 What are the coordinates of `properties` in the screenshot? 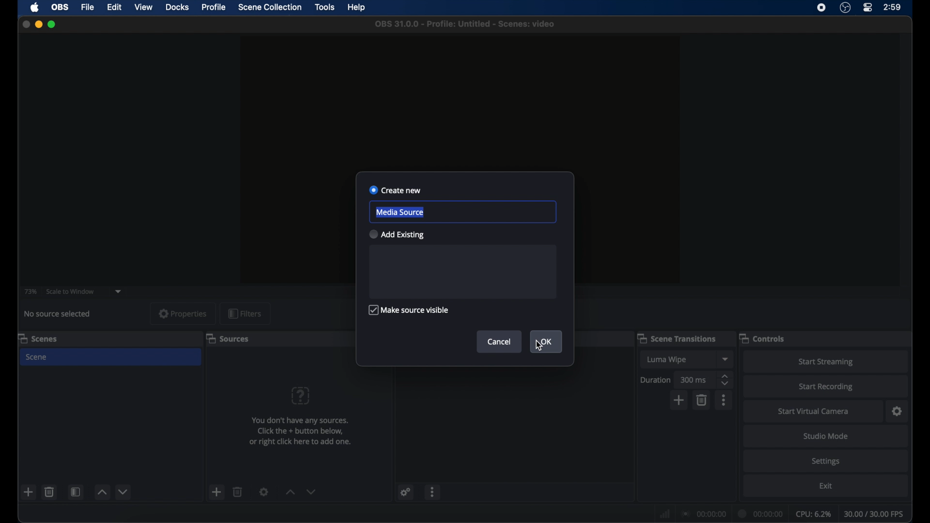 It's located at (183, 313).